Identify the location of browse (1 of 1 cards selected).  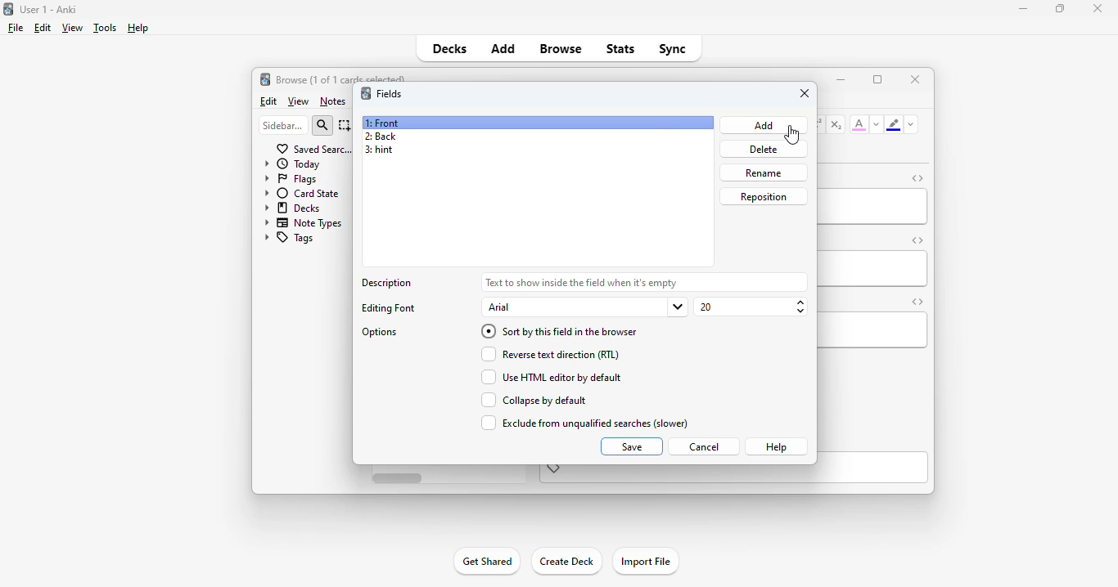
(341, 78).